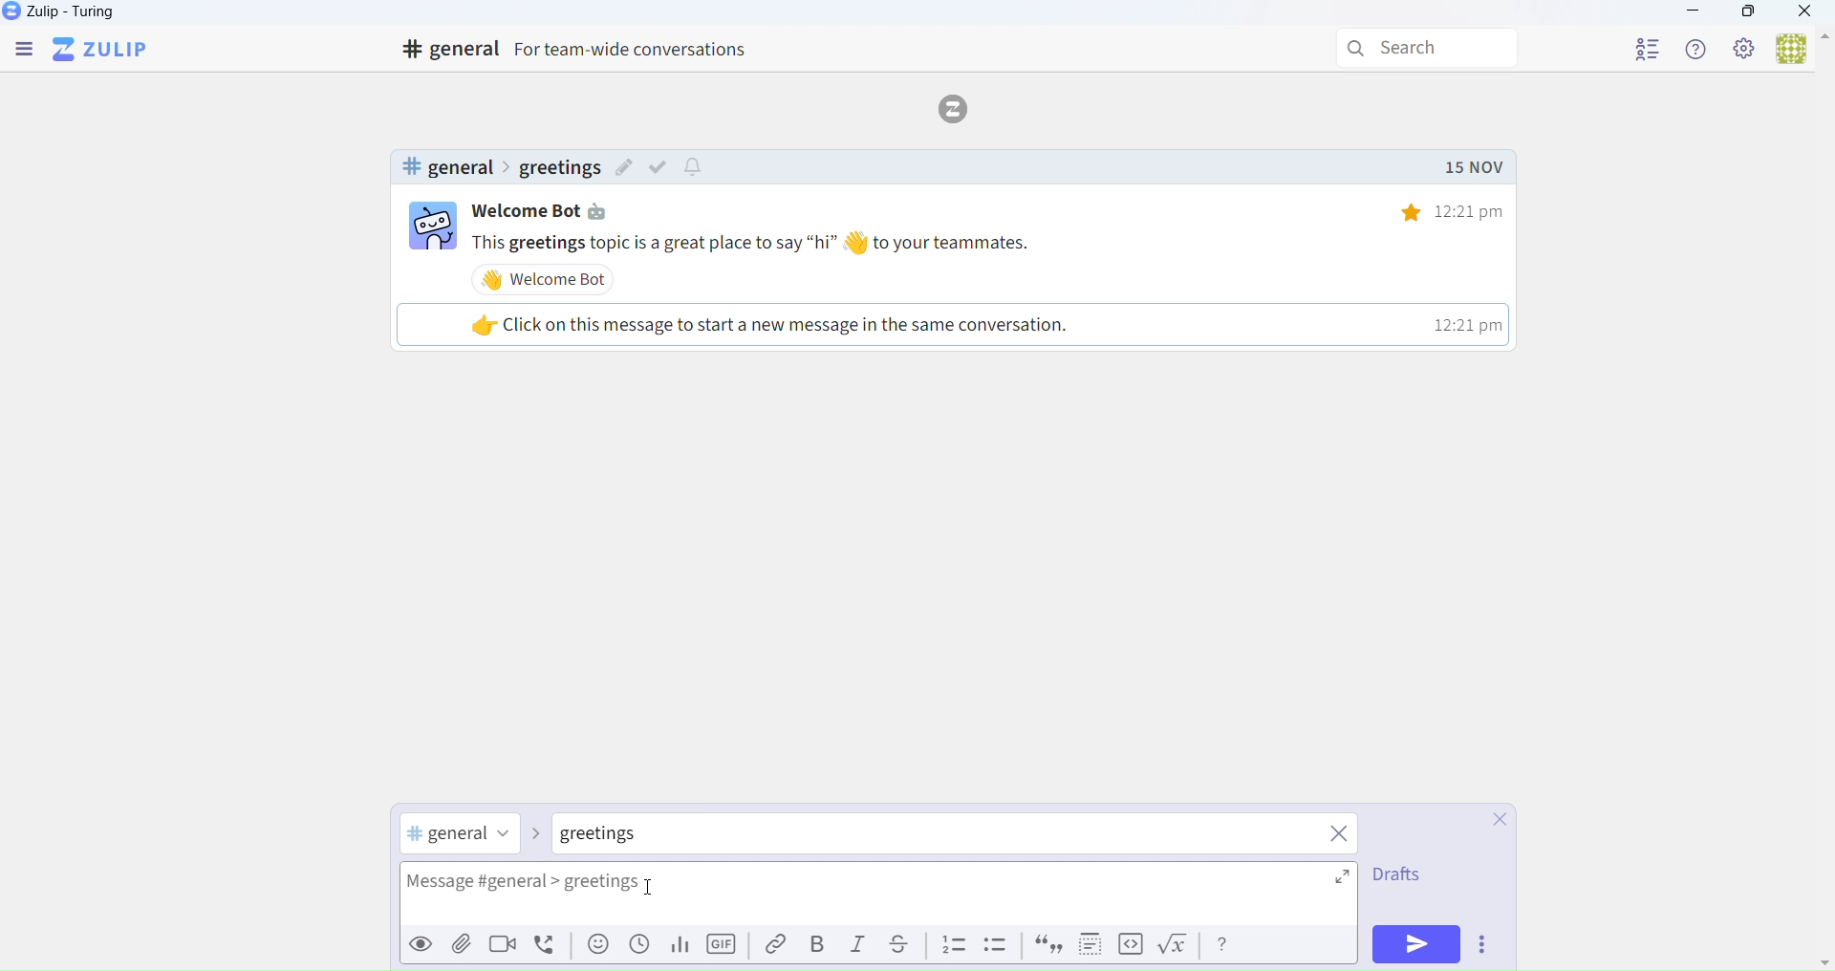 Image resolution: width=1835 pixels, height=971 pixels. Describe the element at coordinates (639, 950) in the screenshot. I see `schedule` at that location.